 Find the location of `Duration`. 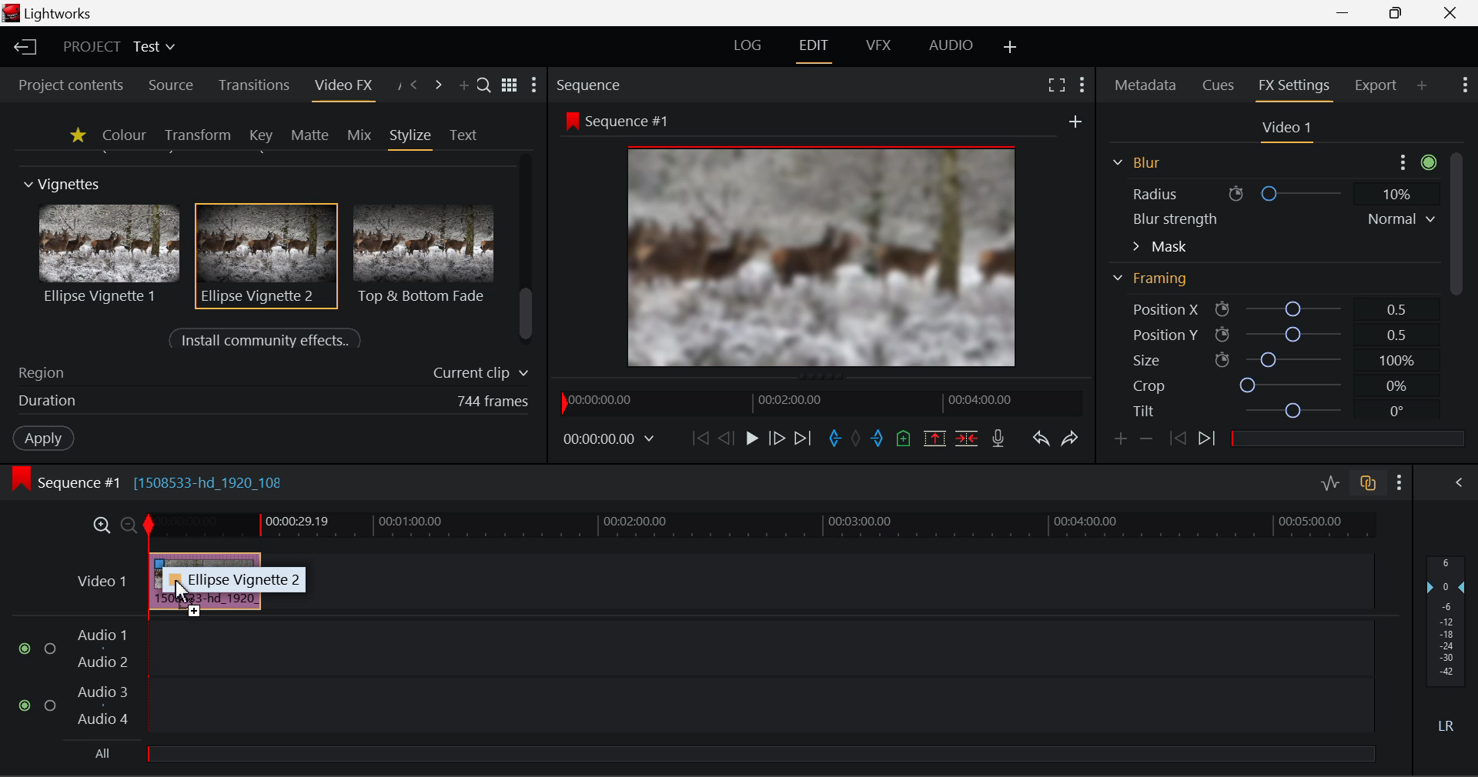

Duration is located at coordinates (269, 403).